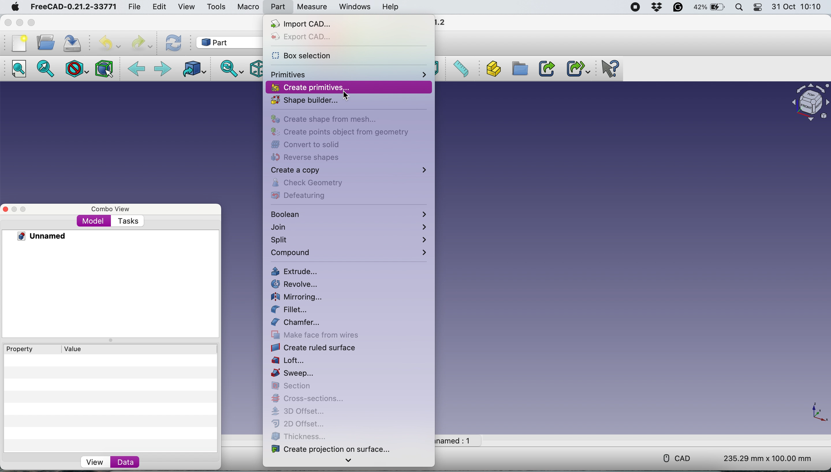 Image resolution: width=831 pixels, height=472 pixels. I want to click on cross sections, so click(306, 398).